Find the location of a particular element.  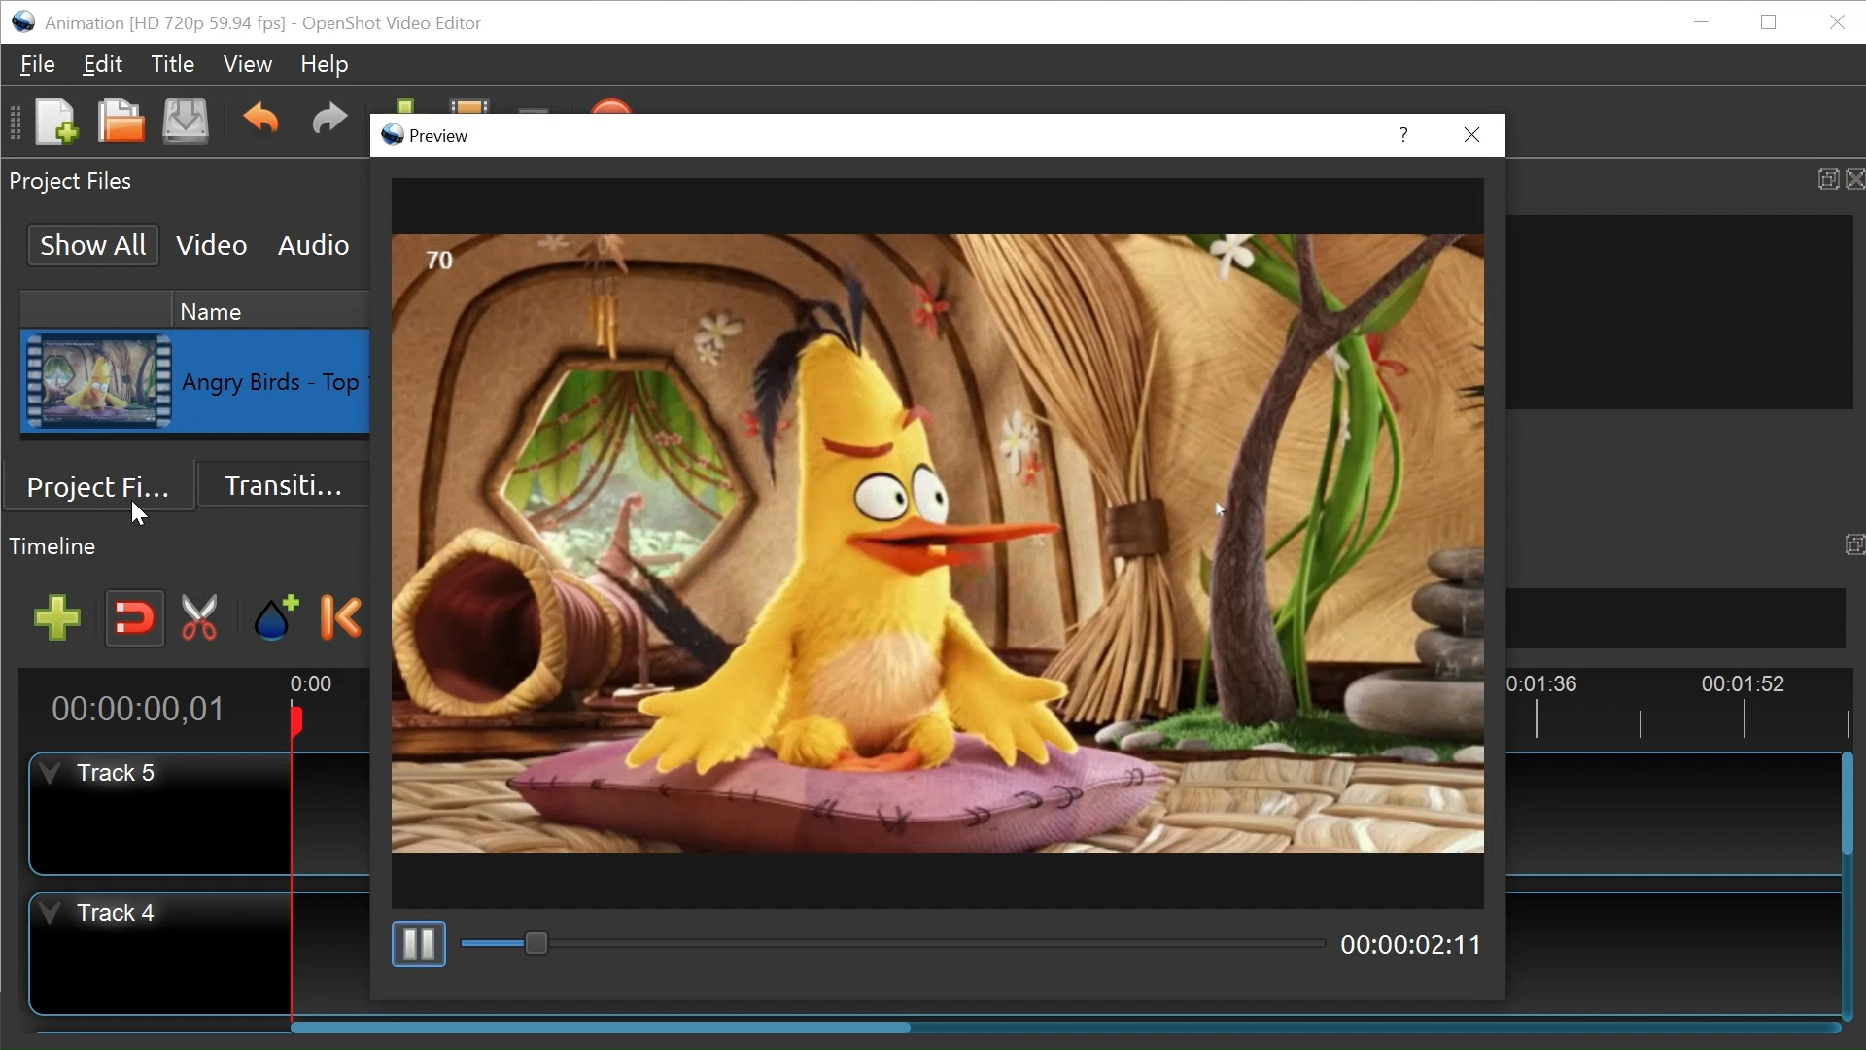

Show All is located at coordinates (94, 244).